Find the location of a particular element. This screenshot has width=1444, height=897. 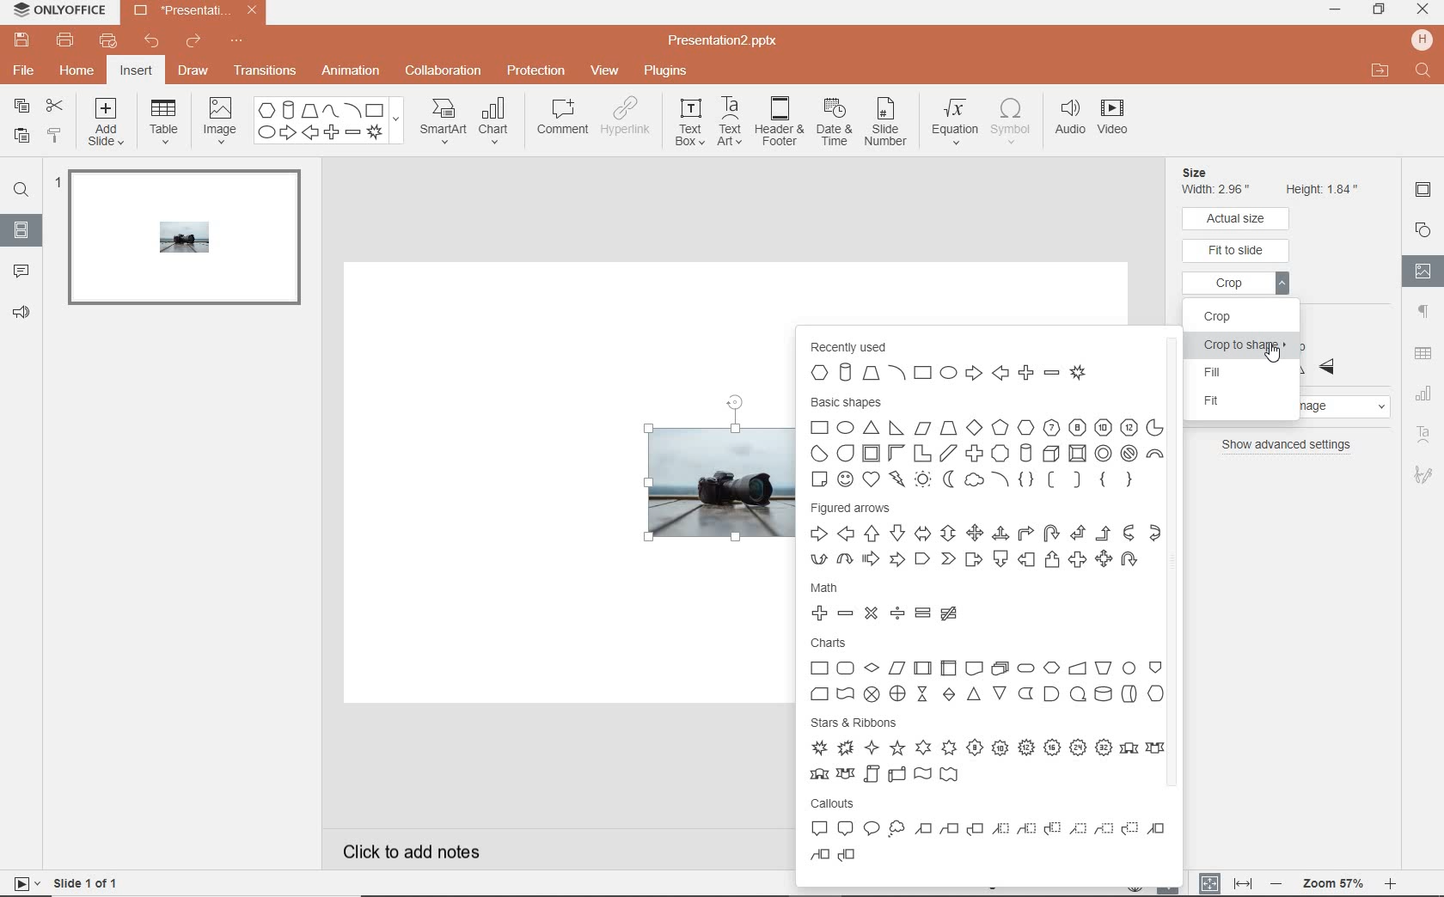

fill is located at coordinates (1245, 374).